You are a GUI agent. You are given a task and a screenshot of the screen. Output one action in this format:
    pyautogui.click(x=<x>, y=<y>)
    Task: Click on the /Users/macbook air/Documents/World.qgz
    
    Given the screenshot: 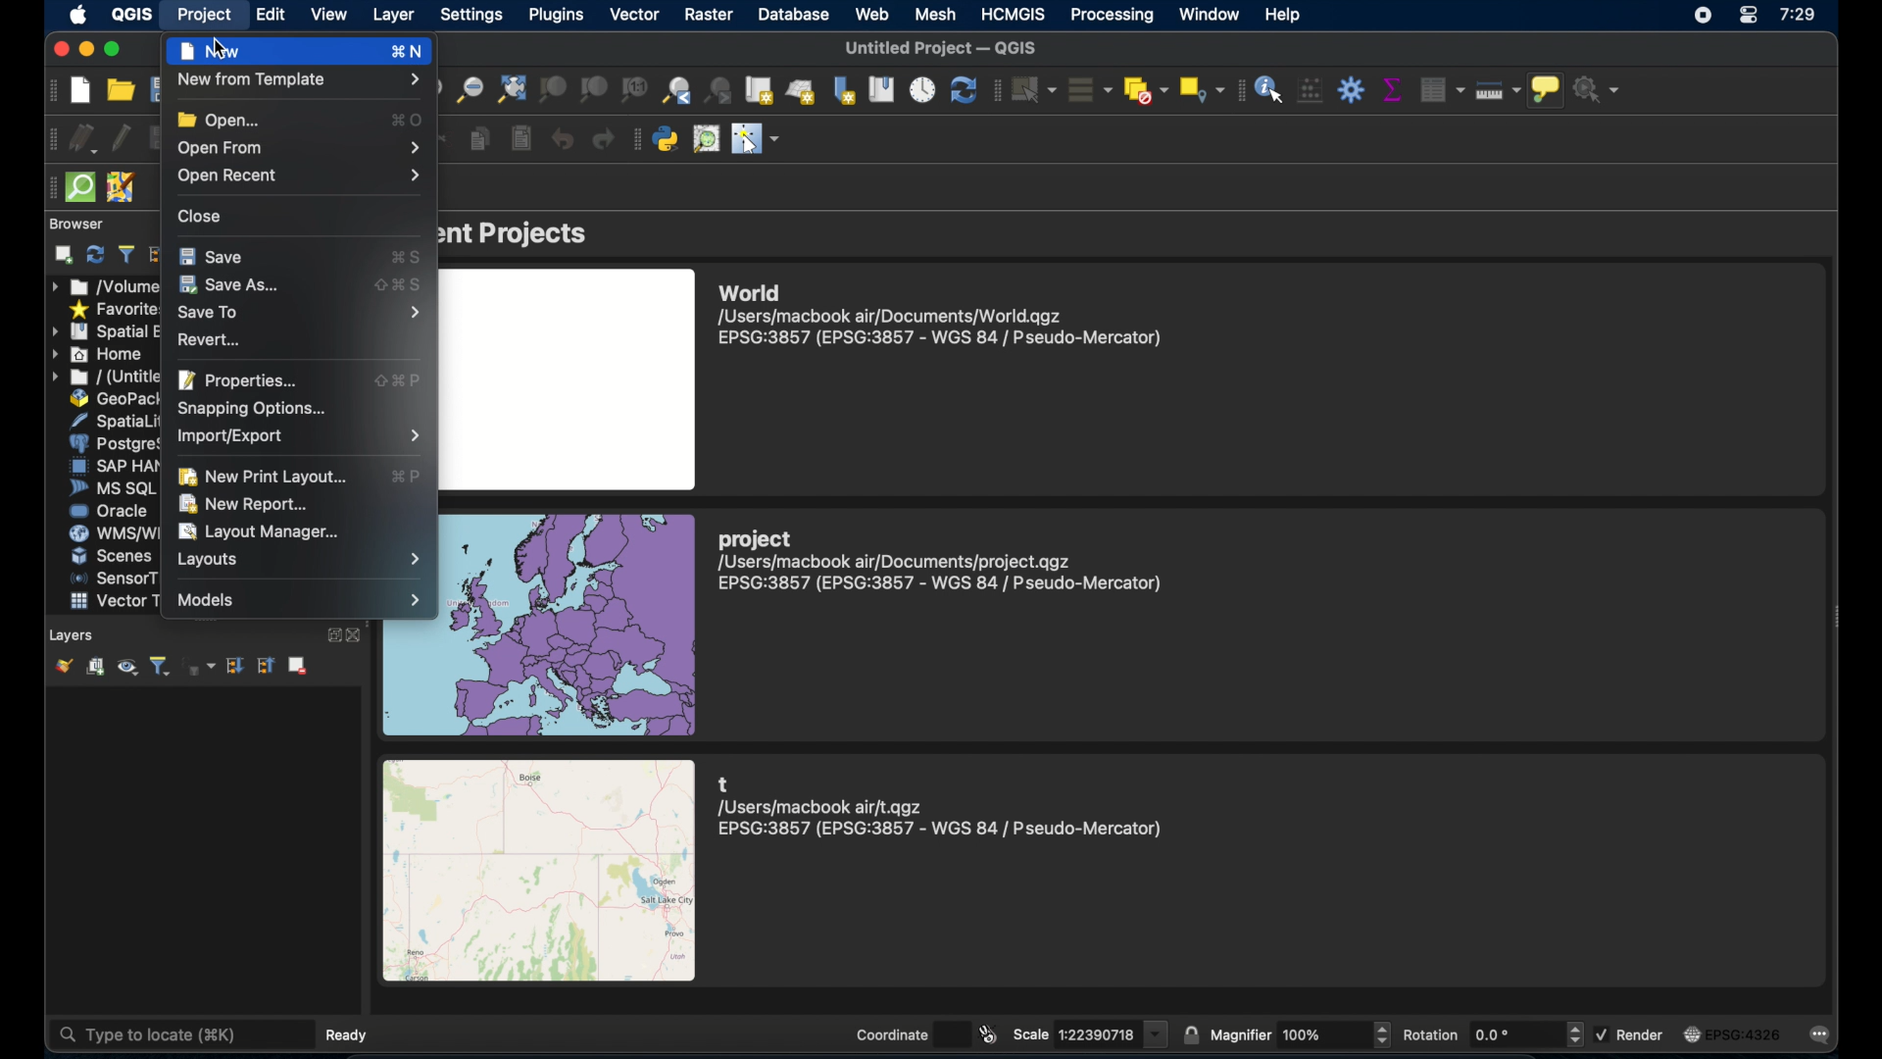 What is the action you would take?
    pyautogui.click(x=894, y=316)
    